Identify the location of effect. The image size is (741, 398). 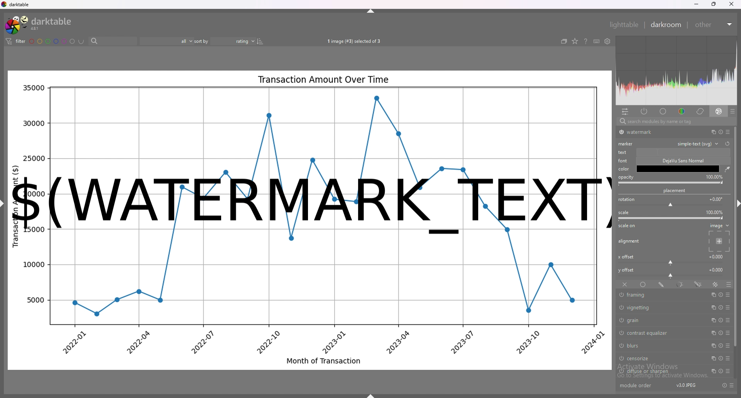
(719, 111).